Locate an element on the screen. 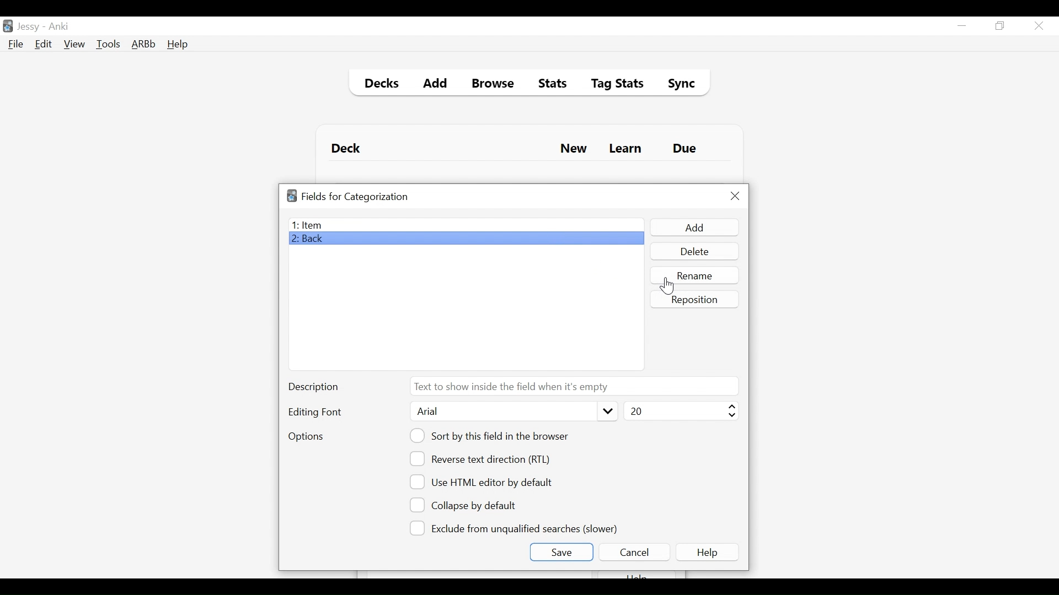 This screenshot has height=595, width=1059. Delete is located at coordinates (694, 252).